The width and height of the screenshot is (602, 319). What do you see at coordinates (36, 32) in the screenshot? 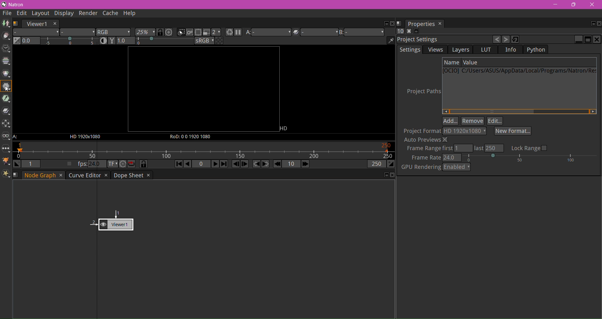
I see `Layer` at bounding box center [36, 32].